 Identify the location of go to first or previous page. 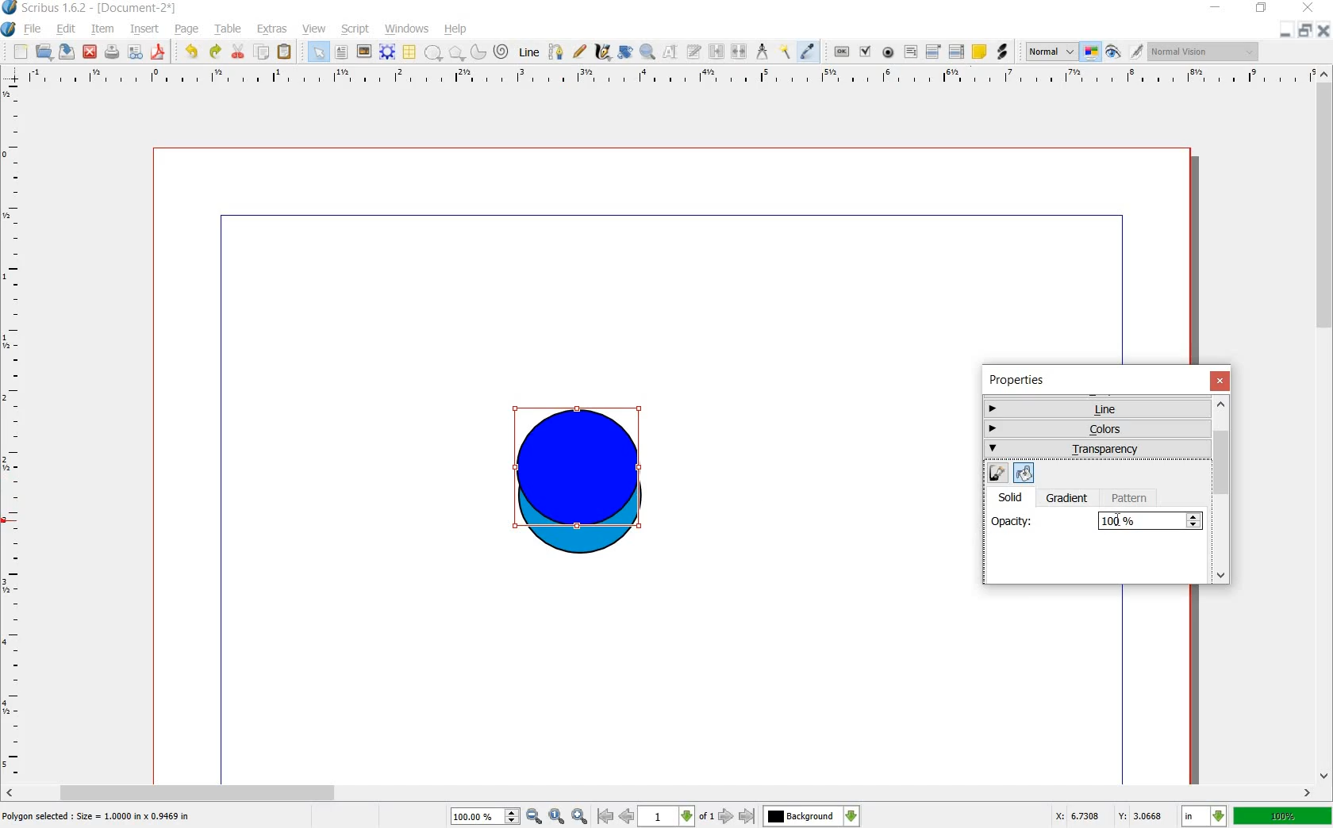
(616, 817).